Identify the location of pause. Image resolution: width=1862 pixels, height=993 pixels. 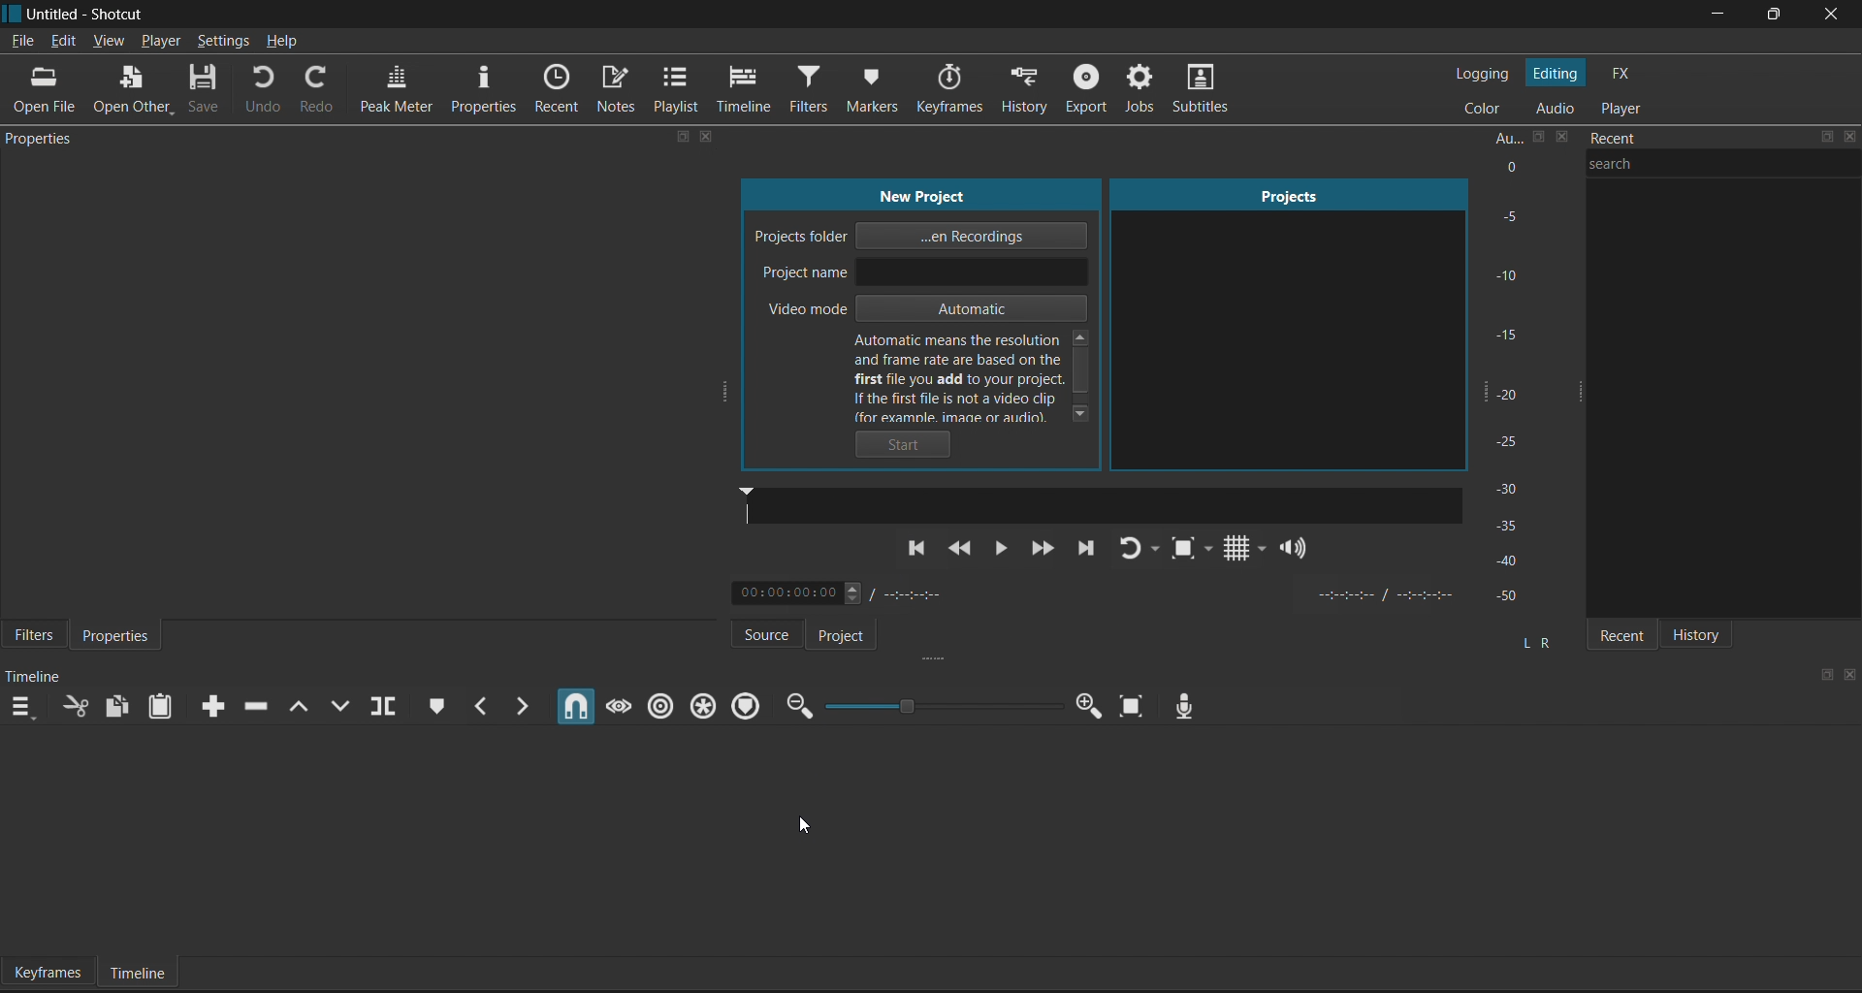
(1002, 548).